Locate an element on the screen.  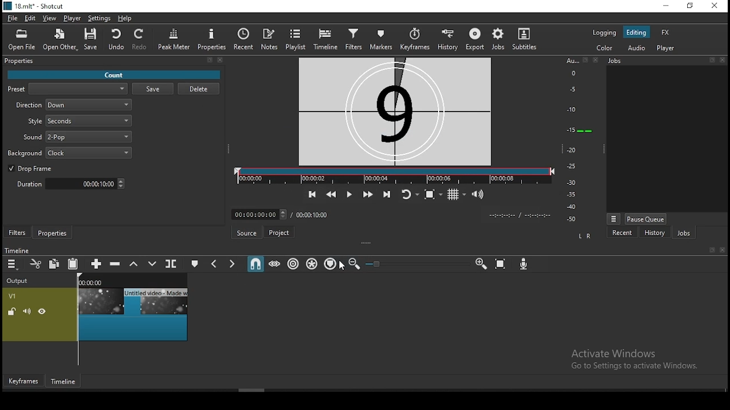
Close is located at coordinates (724, 250).